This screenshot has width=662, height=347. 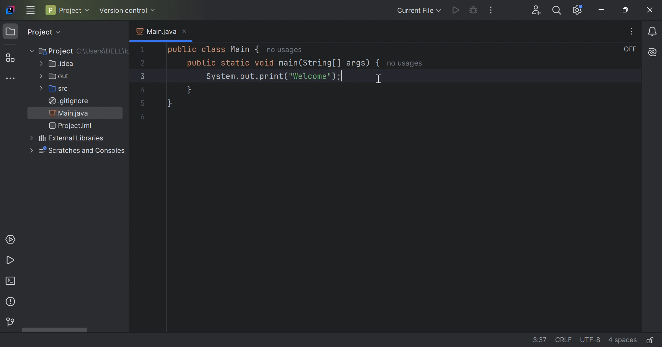 I want to click on Current file, so click(x=418, y=11).